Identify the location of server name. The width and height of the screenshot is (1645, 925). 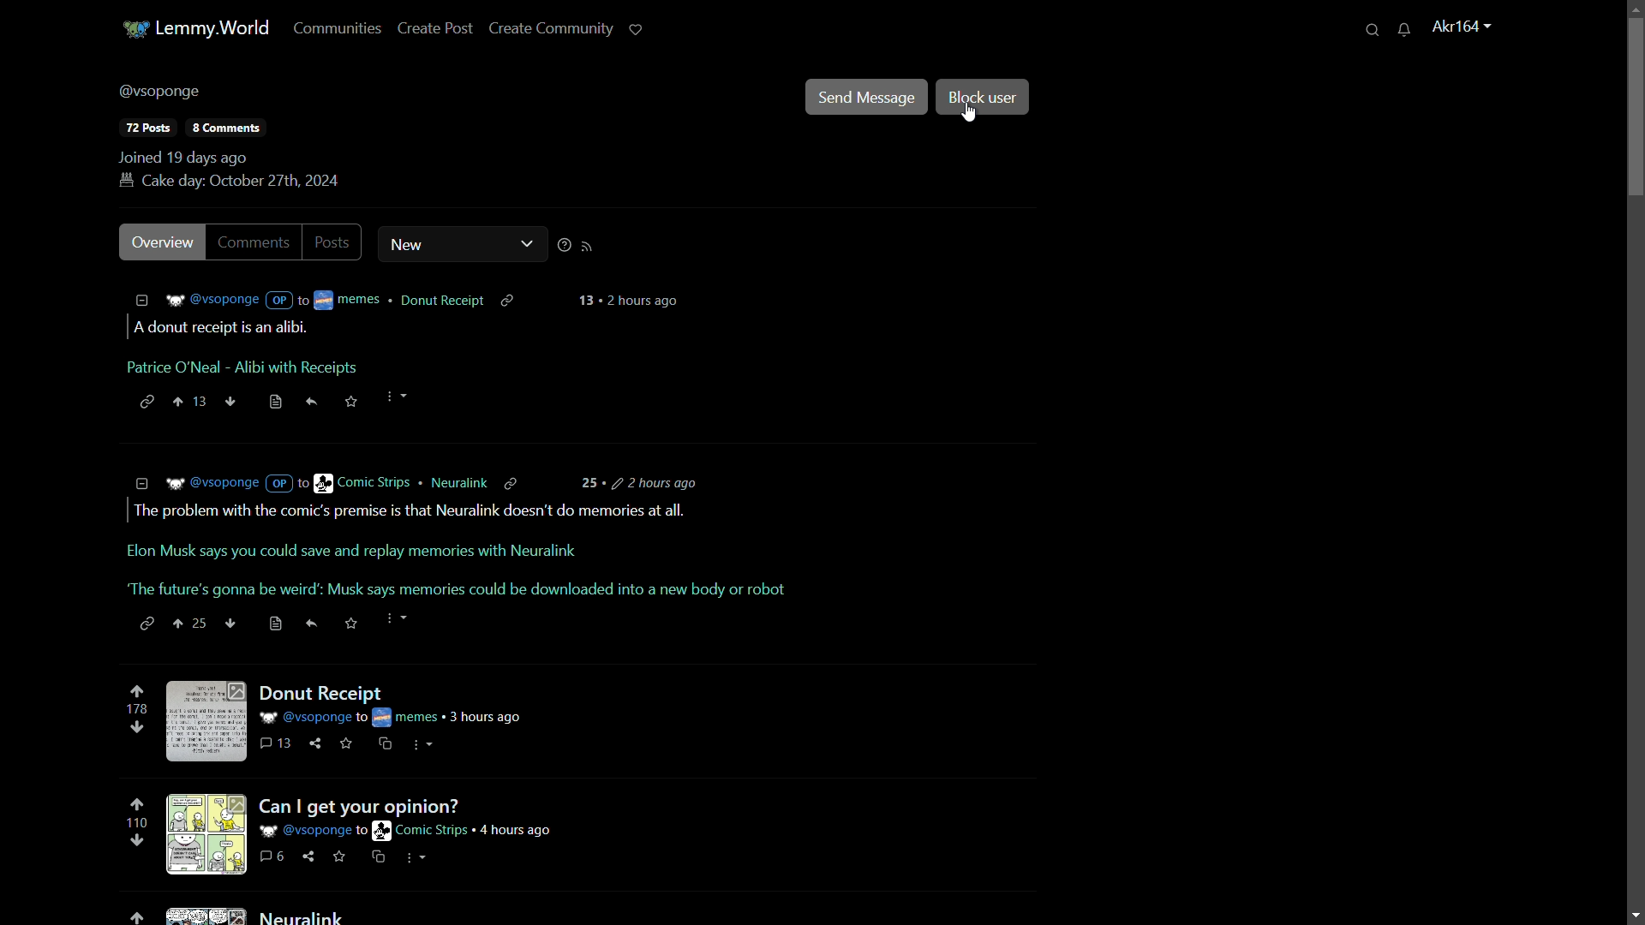
(212, 28).